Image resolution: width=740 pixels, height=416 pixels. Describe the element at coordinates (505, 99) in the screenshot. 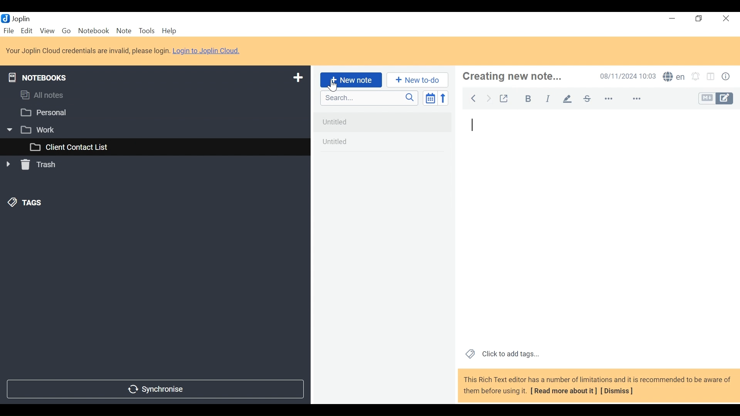

I see `Toggle external editing` at that location.